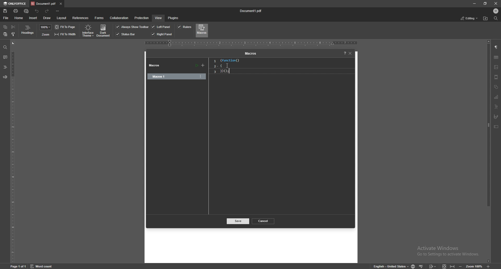 This screenshot has width=501, height=269. What do you see at coordinates (161, 27) in the screenshot?
I see `left panel` at bounding box center [161, 27].